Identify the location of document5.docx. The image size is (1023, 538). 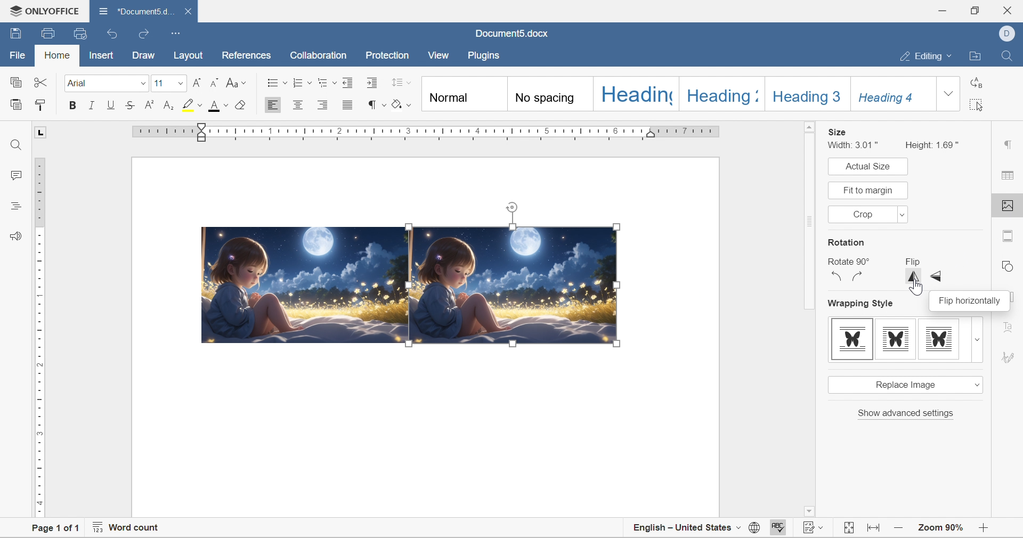
(134, 11).